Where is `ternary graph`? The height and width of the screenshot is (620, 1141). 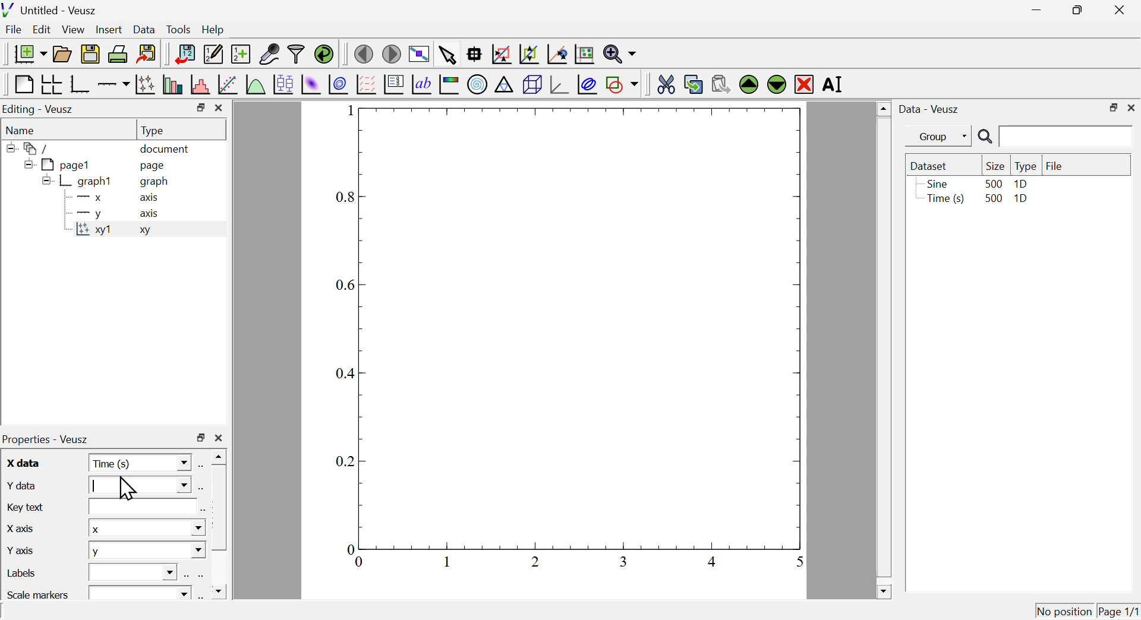 ternary graph is located at coordinates (505, 86).